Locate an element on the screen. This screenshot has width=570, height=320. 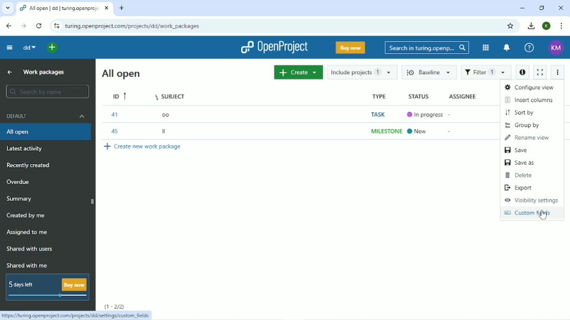
Customize and control google chrome is located at coordinates (563, 26).